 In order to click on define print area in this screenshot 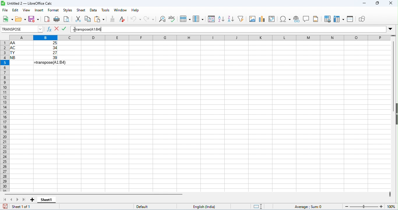, I will do `click(328, 19)`.